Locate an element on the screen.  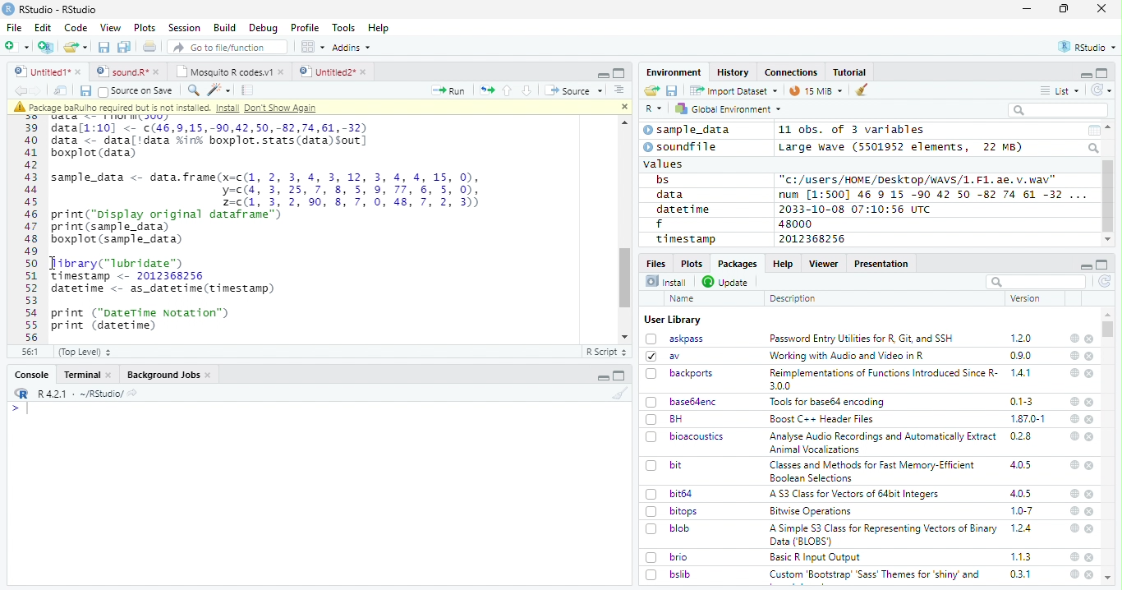
askpass is located at coordinates (674, 339).